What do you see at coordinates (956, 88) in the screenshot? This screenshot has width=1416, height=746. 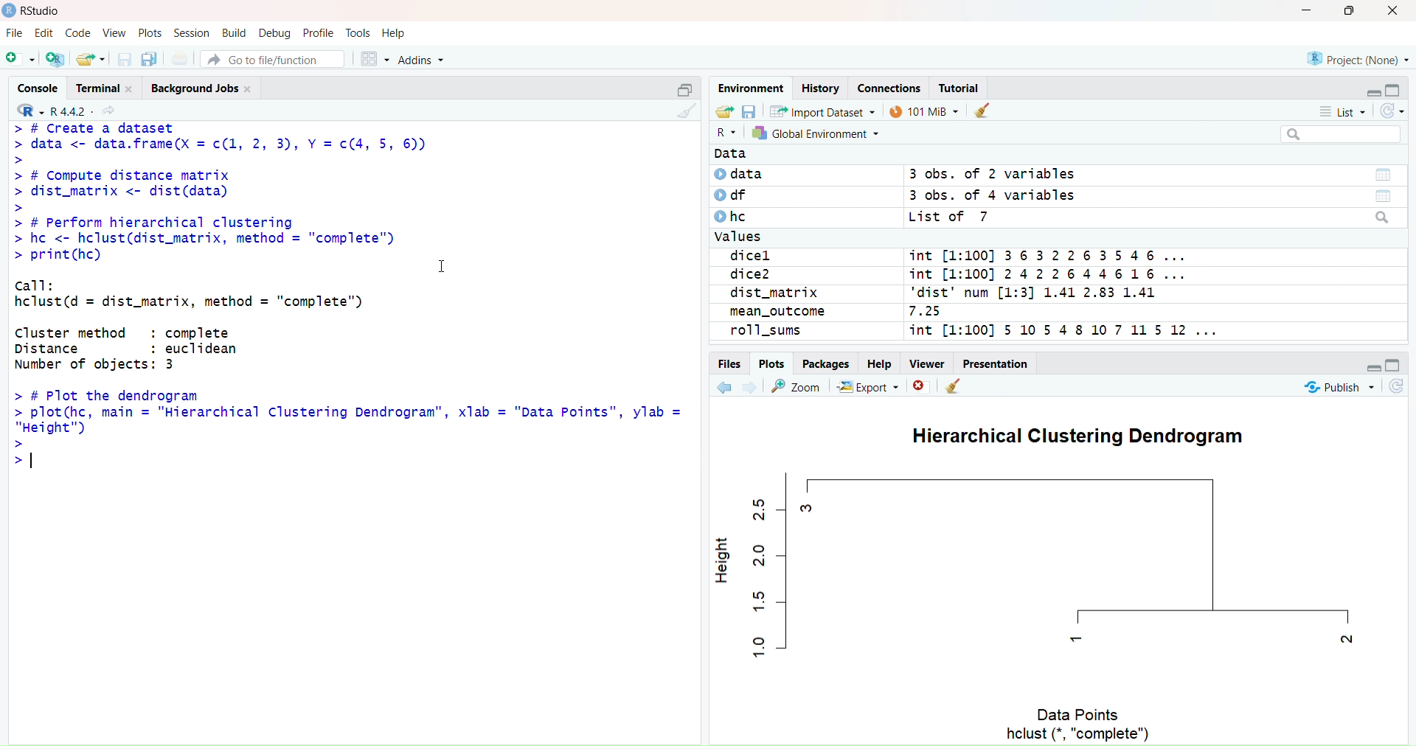 I see `Tutorial` at bounding box center [956, 88].